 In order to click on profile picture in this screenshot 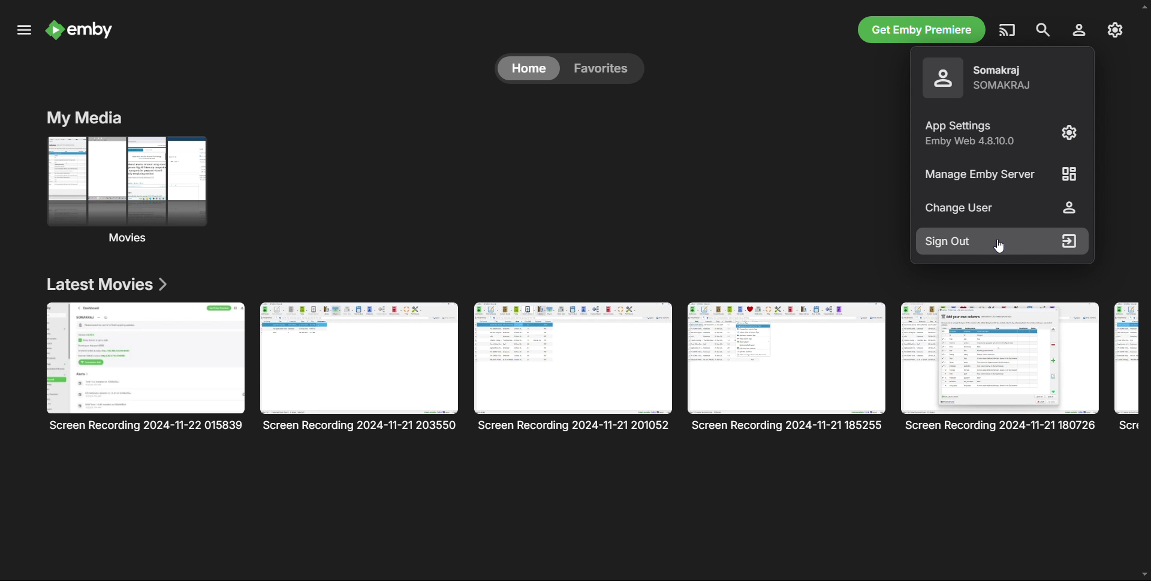, I will do `click(941, 78)`.